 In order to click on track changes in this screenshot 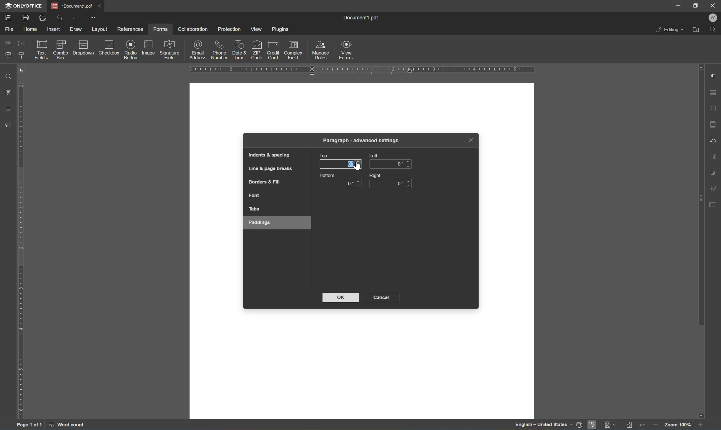, I will do `click(611, 425)`.